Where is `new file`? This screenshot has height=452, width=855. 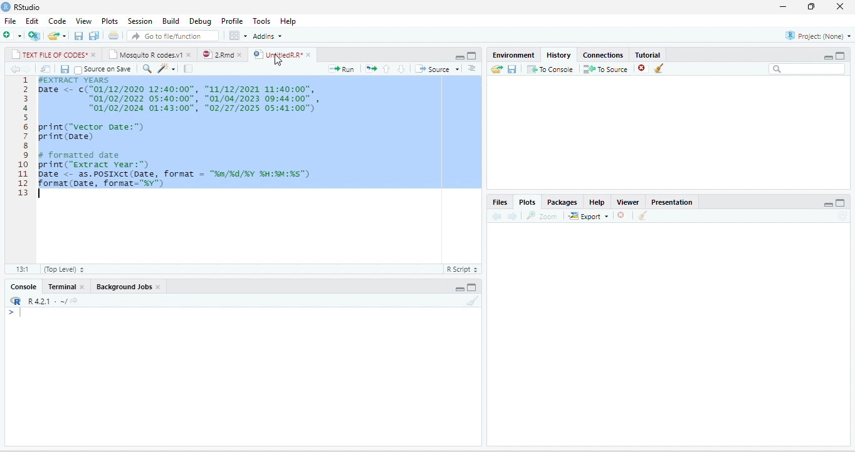 new file is located at coordinates (13, 36).